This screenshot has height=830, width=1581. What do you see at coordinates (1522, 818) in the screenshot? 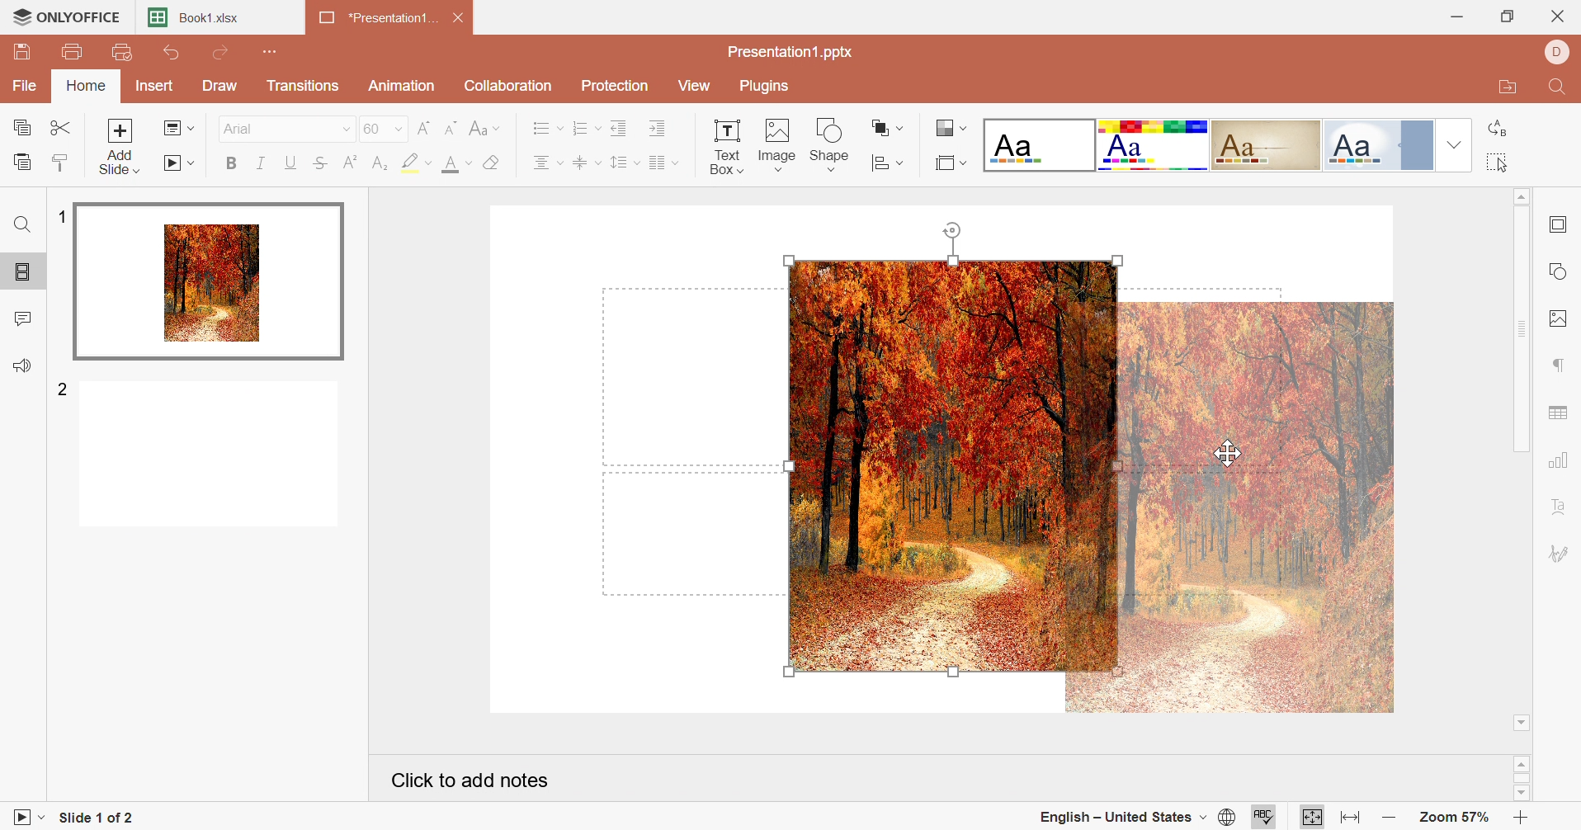
I see `Zoom in` at bounding box center [1522, 818].